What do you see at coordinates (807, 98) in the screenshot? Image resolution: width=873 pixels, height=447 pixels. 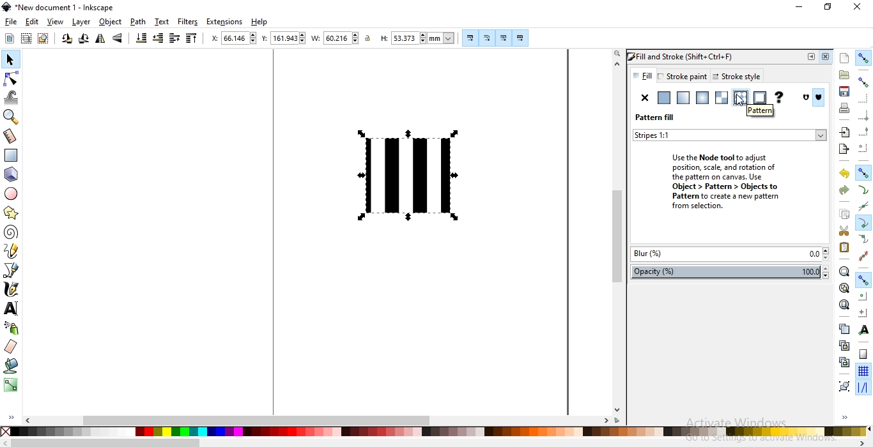 I see `icon` at bounding box center [807, 98].